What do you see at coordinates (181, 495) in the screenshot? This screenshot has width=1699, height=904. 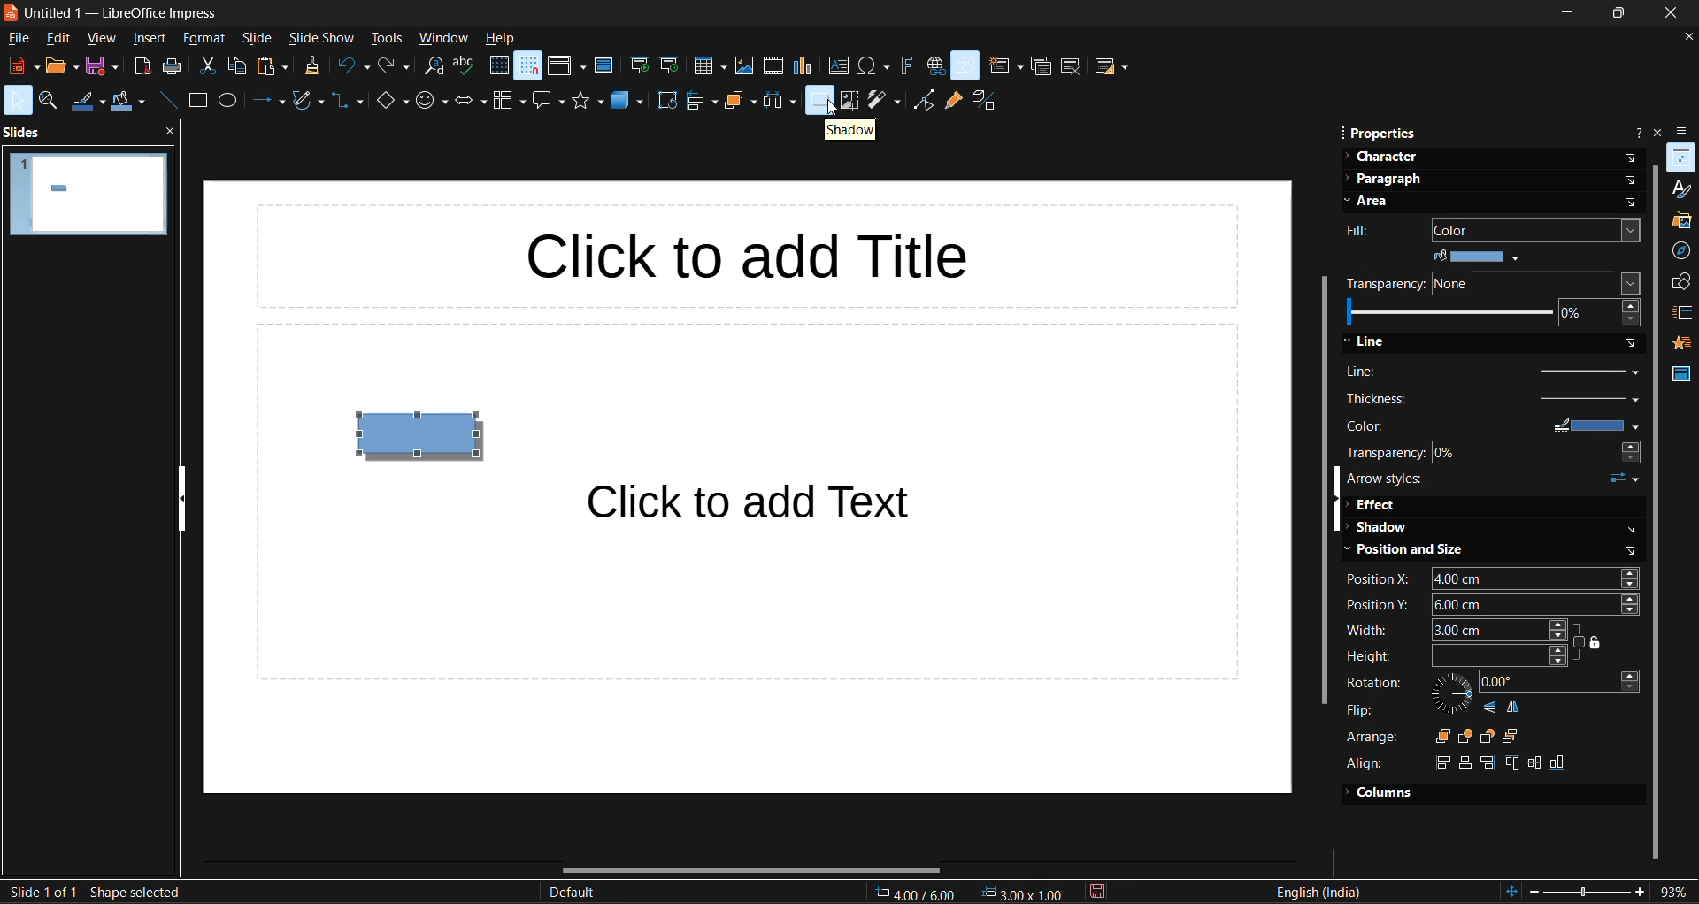 I see `hide` at bounding box center [181, 495].